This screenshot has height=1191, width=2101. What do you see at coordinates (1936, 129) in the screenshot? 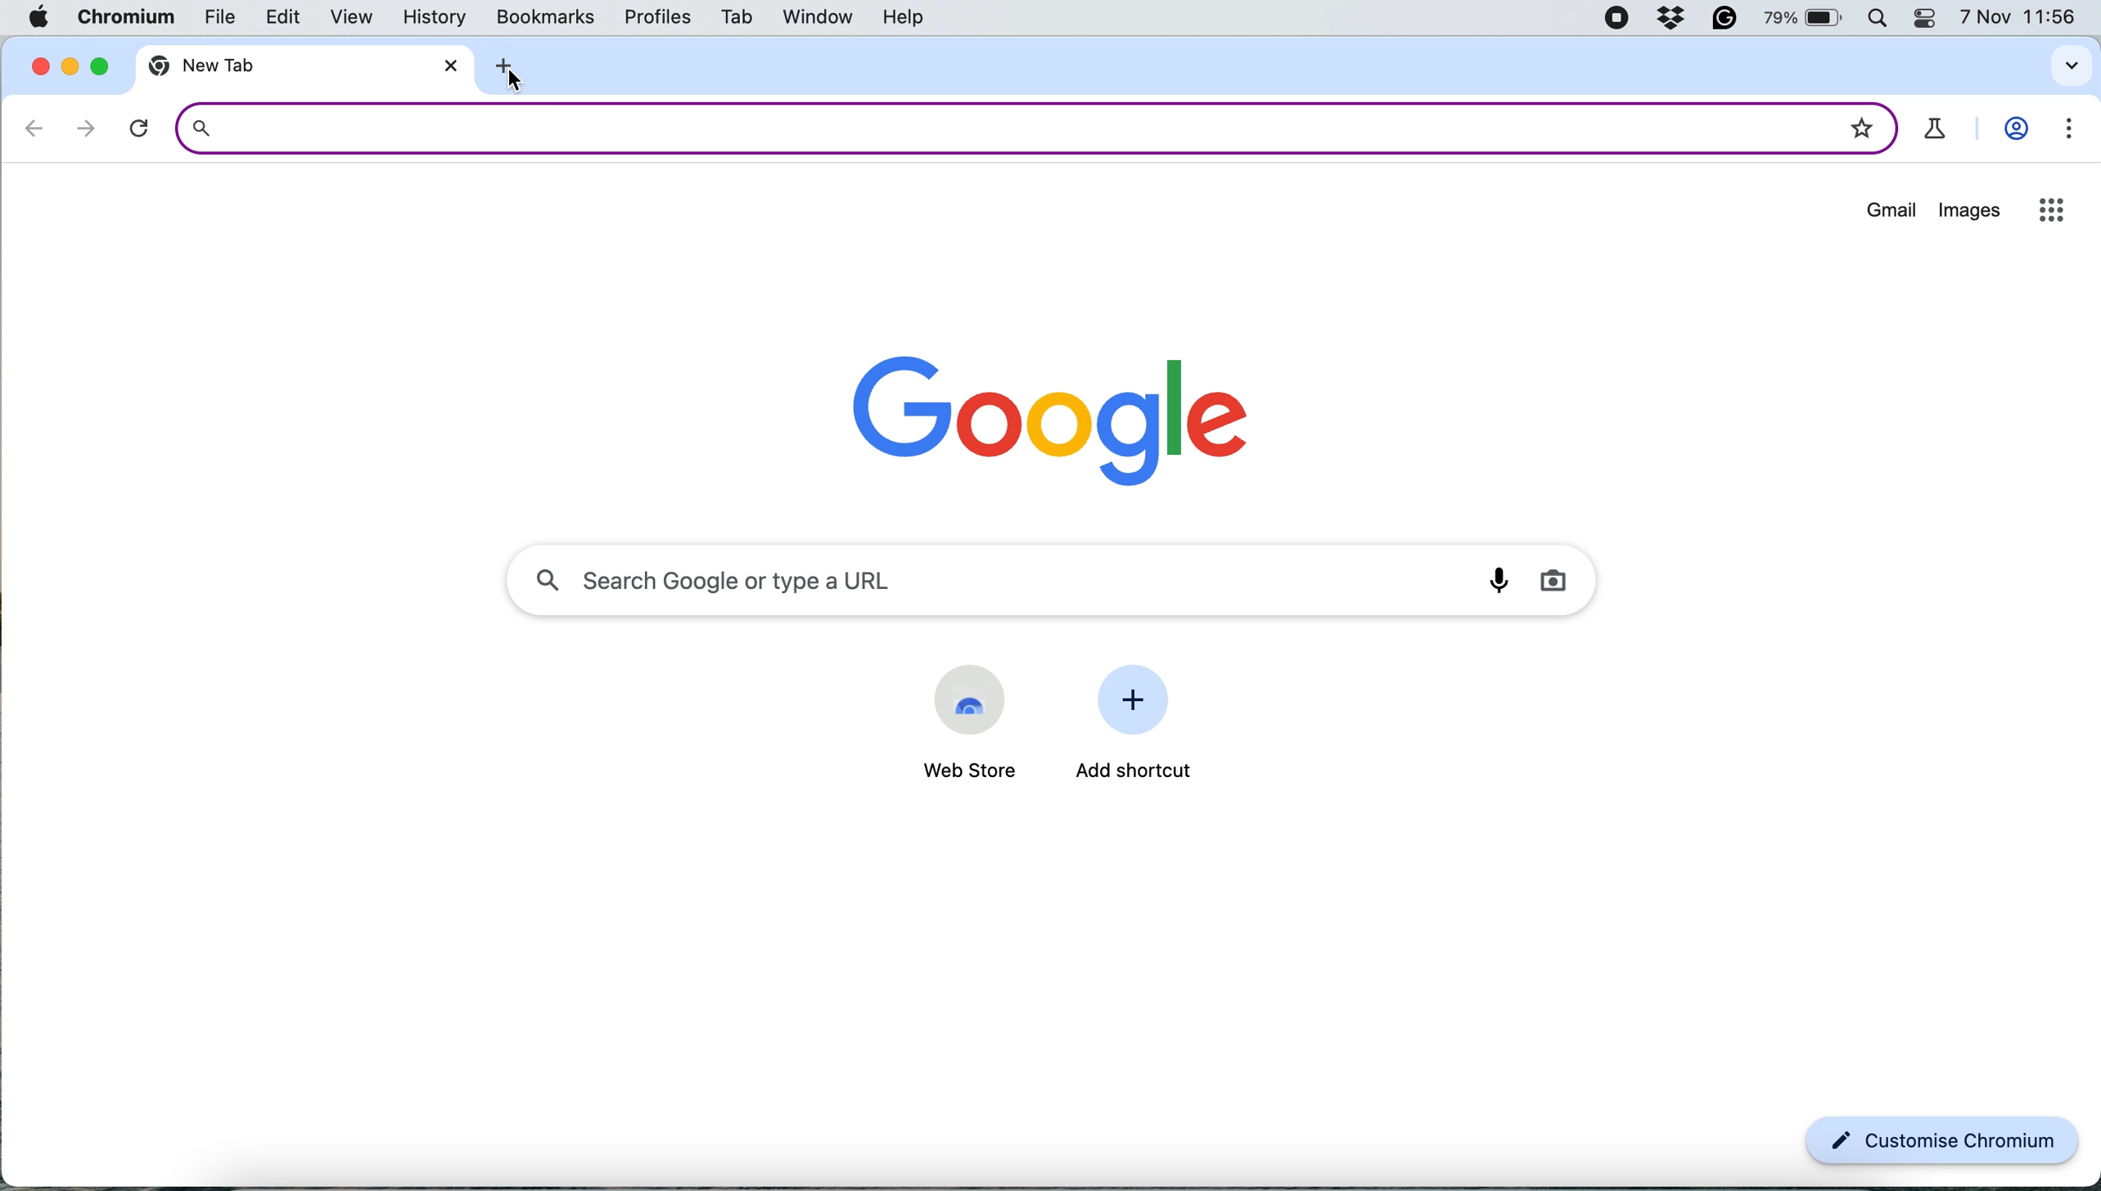
I see `chrome labs` at bounding box center [1936, 129].